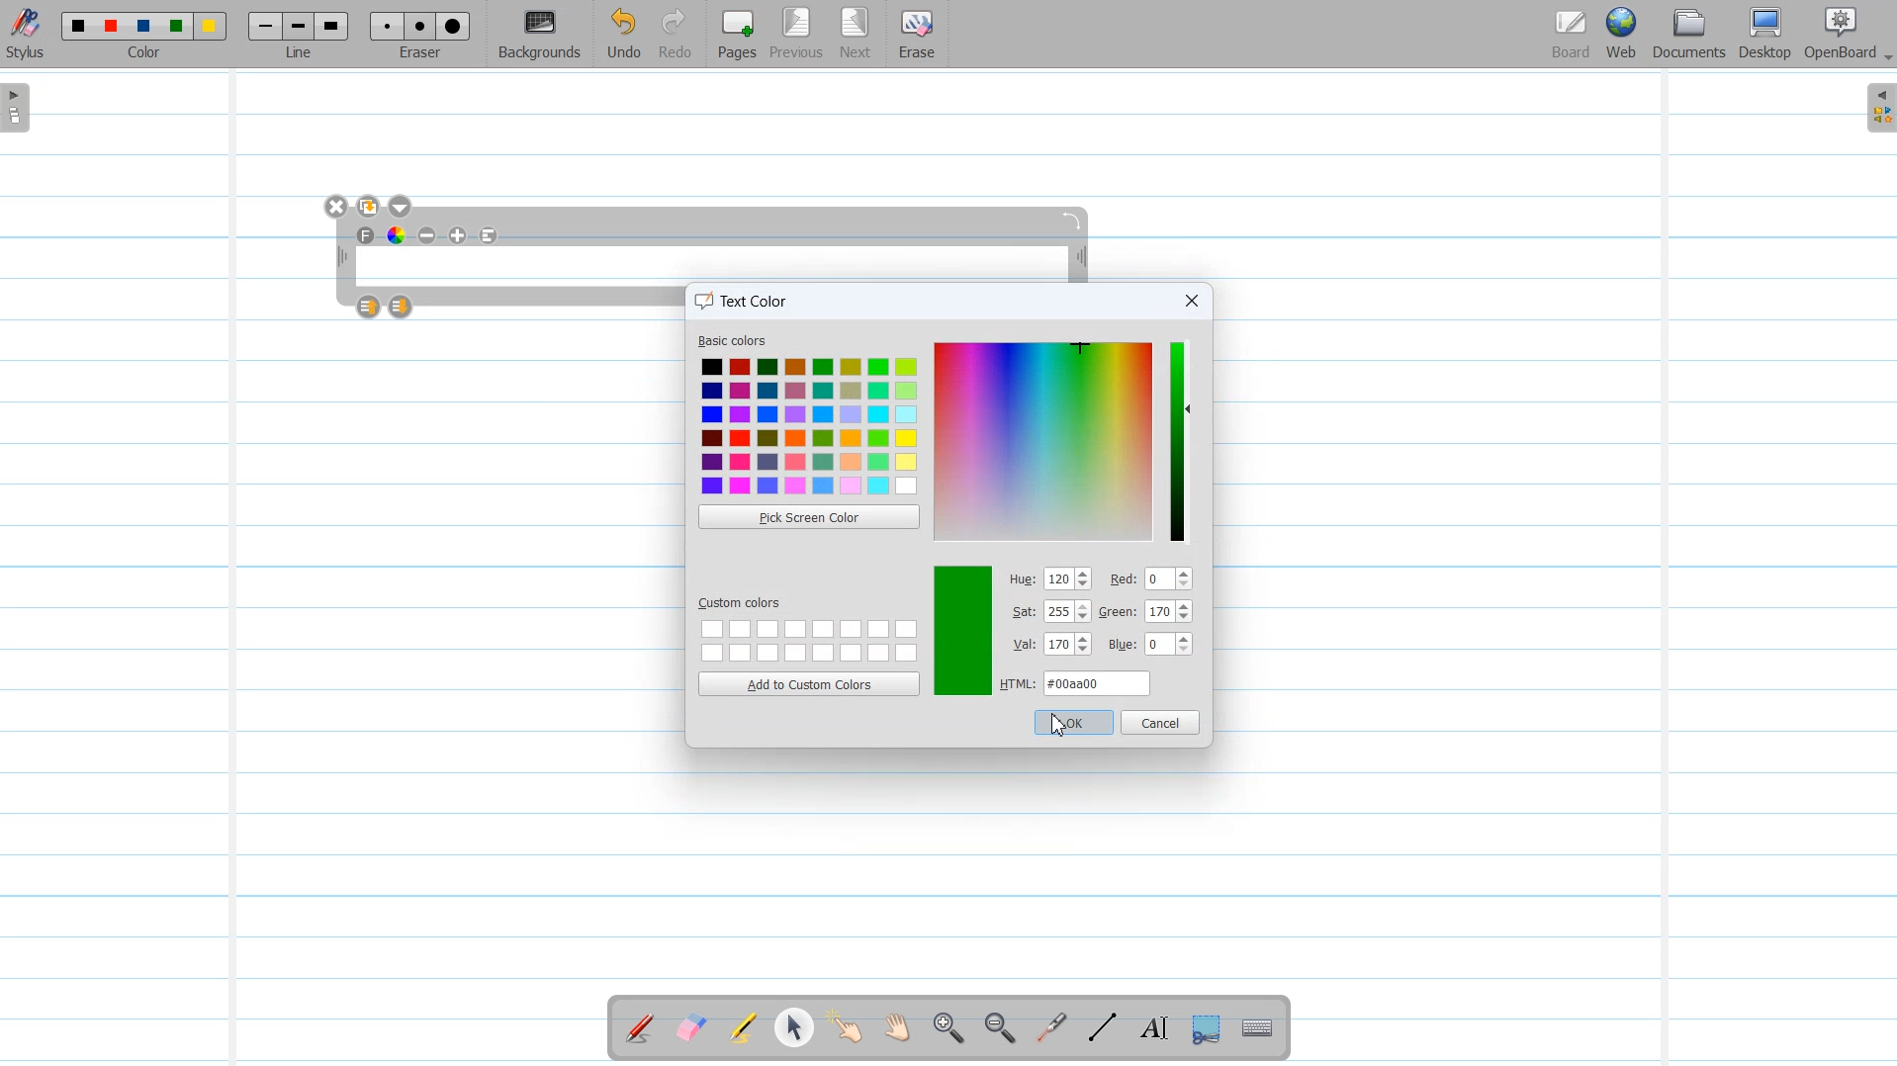 This screenshot has height=1066, width=1897. Describe the element at coordinates (809, 426) in the screenshot. I see `Text Colors` at that location.